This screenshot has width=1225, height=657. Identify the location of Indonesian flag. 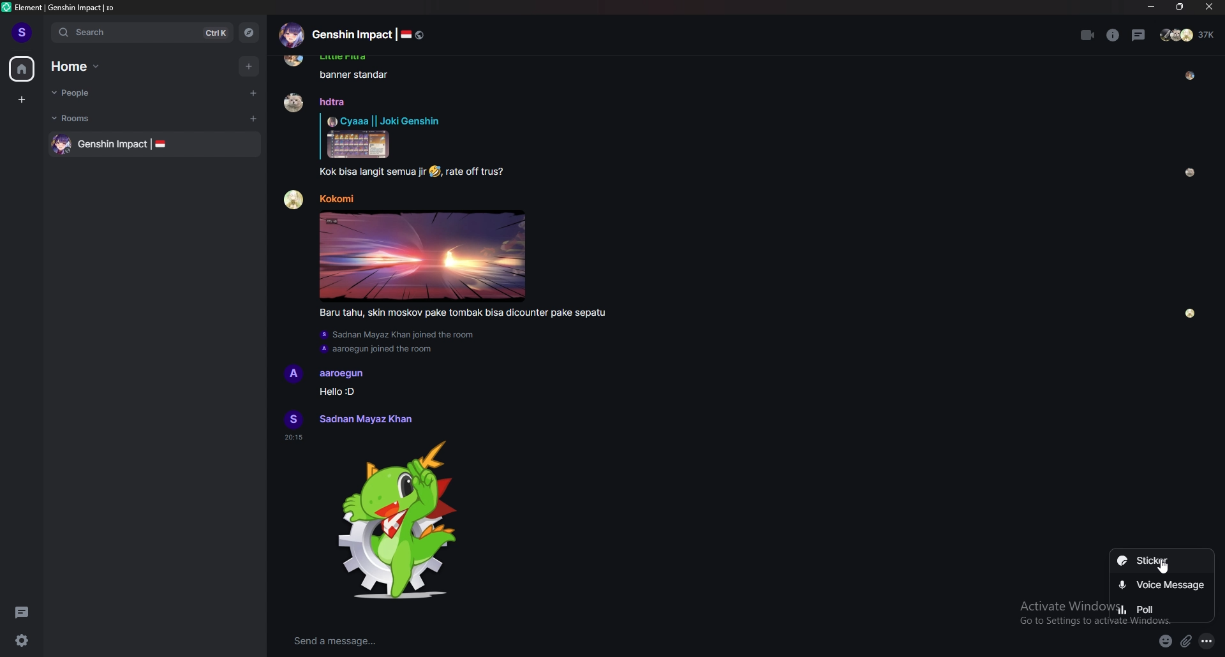
(160, 144).